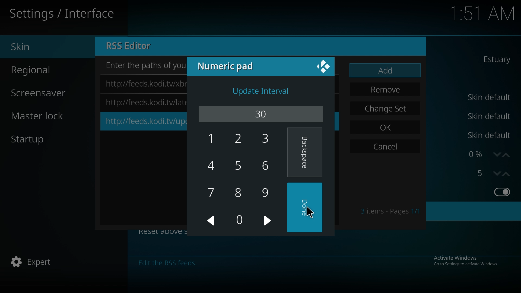 This screenshot has width=521, height=293. I want to click on Activate windows, go to settings to activate windows, so click(465, 260).